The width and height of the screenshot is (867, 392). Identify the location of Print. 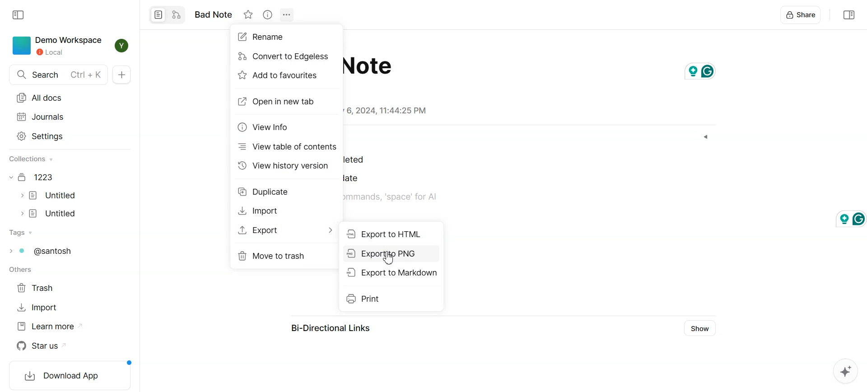
(391, 299).